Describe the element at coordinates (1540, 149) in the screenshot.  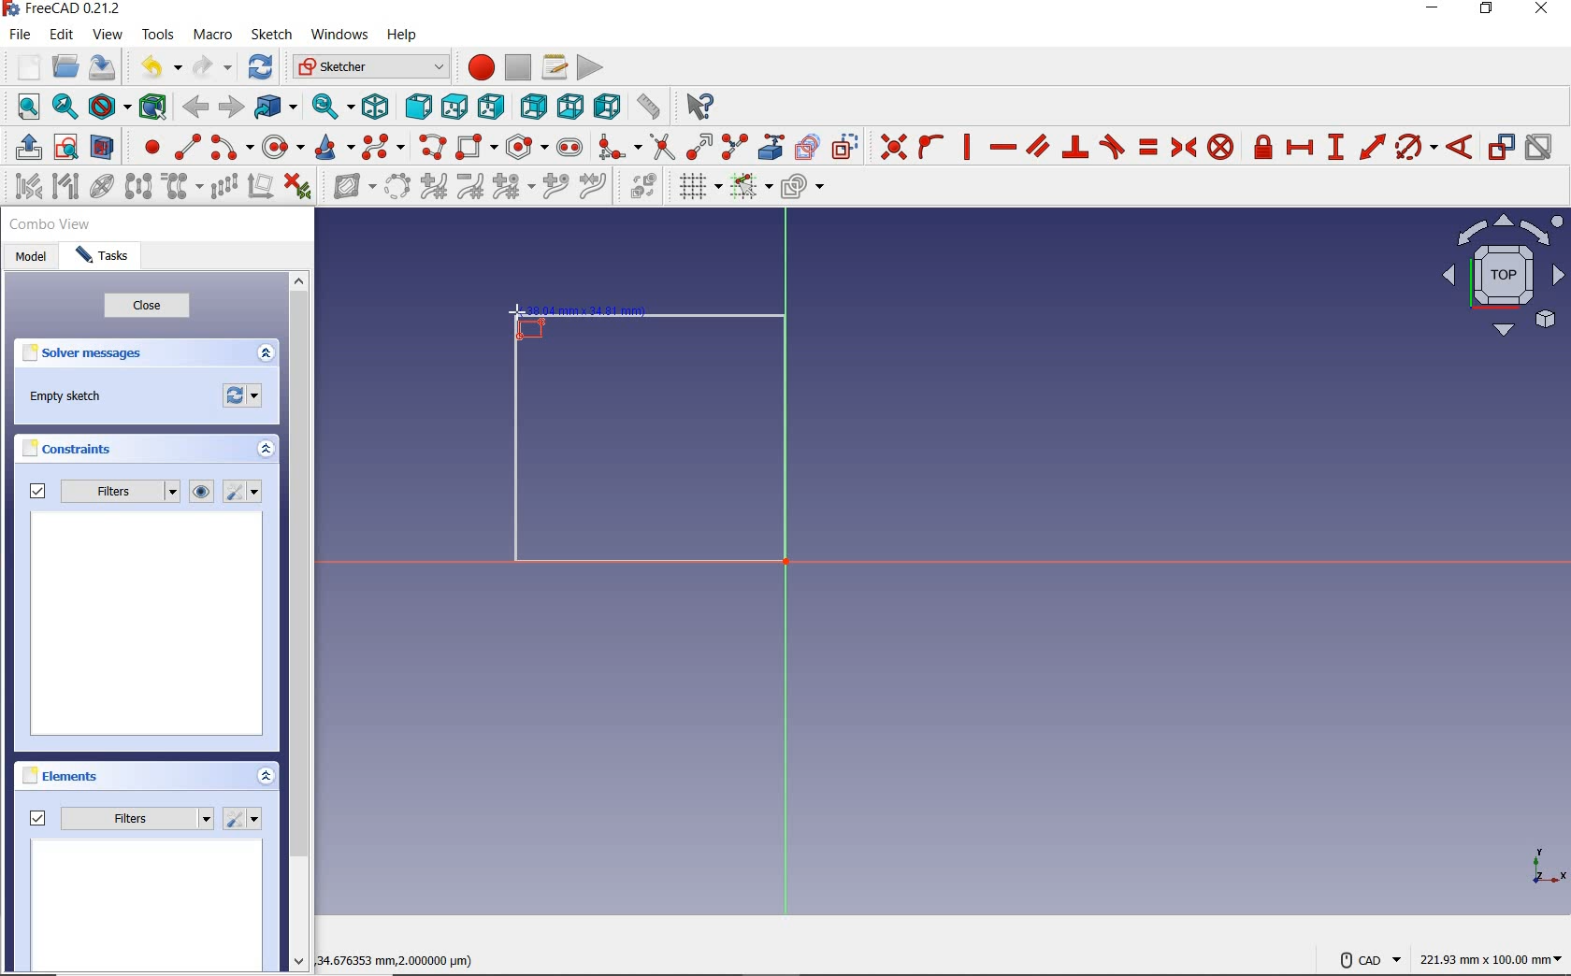
I see `activate/deactivate constraint` at that location.